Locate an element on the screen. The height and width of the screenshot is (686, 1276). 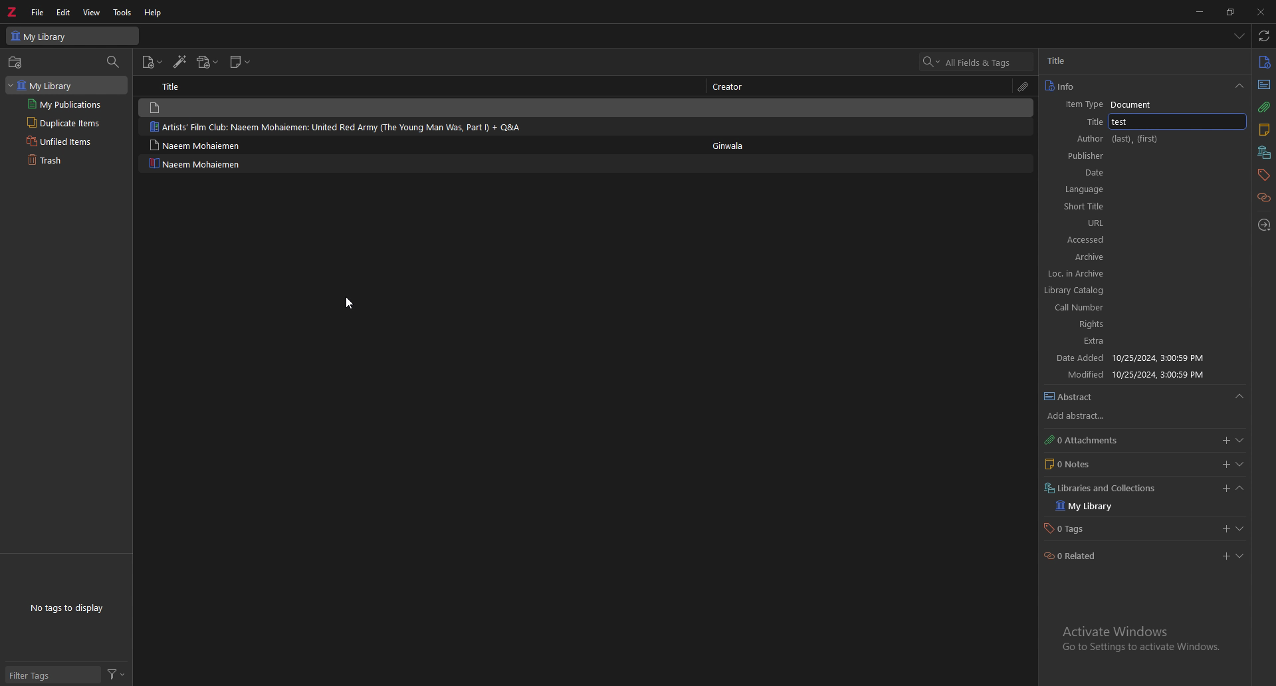
drop down is located at coordinates (1239, 35).